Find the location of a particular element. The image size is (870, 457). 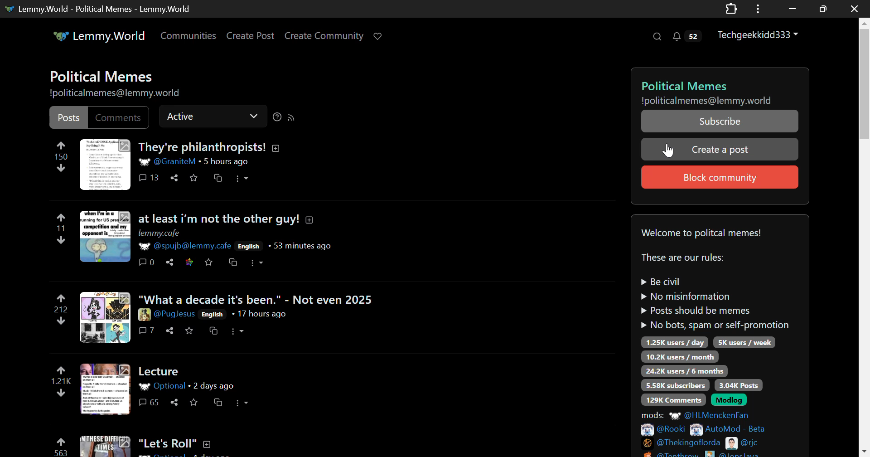

Political Memes is located at coordinates (106, 75).